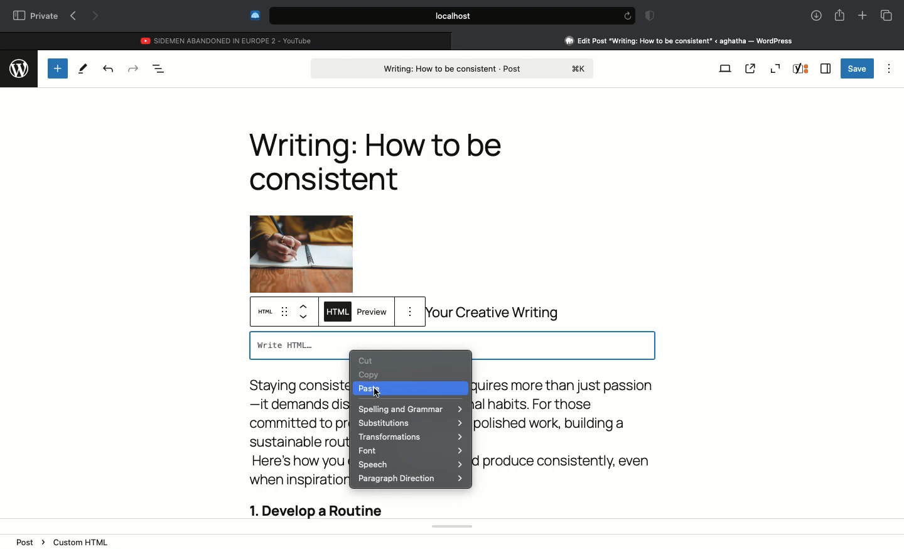  I want to click on New tab, so click(863, 16).